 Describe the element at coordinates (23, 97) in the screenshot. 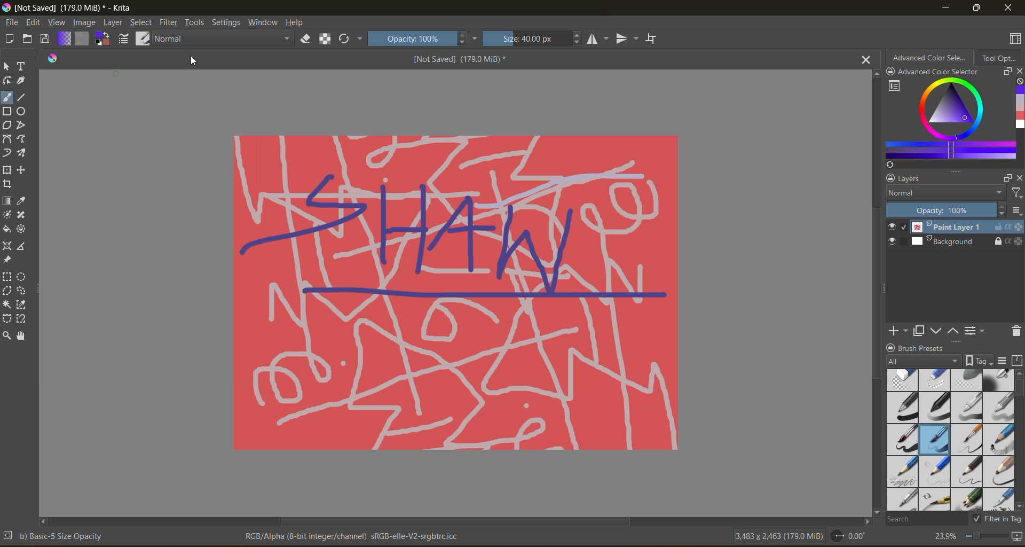

I see `line tool` at that location.